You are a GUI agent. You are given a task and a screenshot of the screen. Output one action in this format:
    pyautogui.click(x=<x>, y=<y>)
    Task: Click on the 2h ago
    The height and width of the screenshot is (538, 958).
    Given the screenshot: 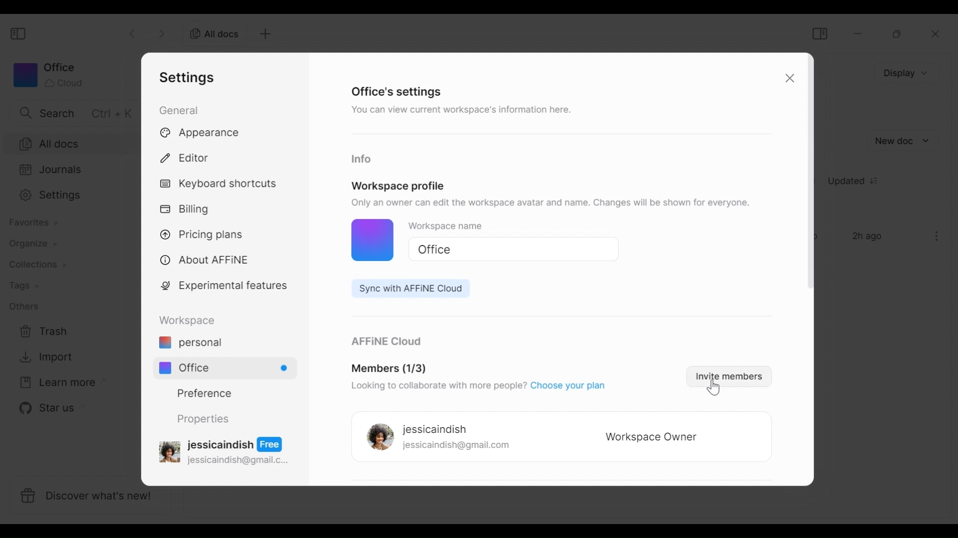 What is the action you would take?
    pyautogui.click(x=869, y=237)
    